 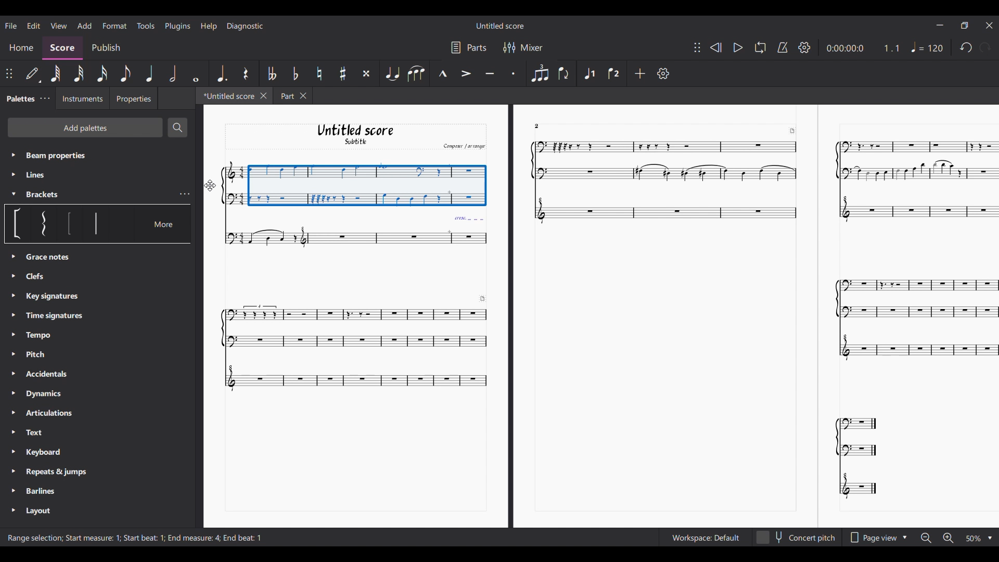 What do you see at coordinates (210, 186) in the screenshot?
I see `Cursor` at bounding box center [210, 186].